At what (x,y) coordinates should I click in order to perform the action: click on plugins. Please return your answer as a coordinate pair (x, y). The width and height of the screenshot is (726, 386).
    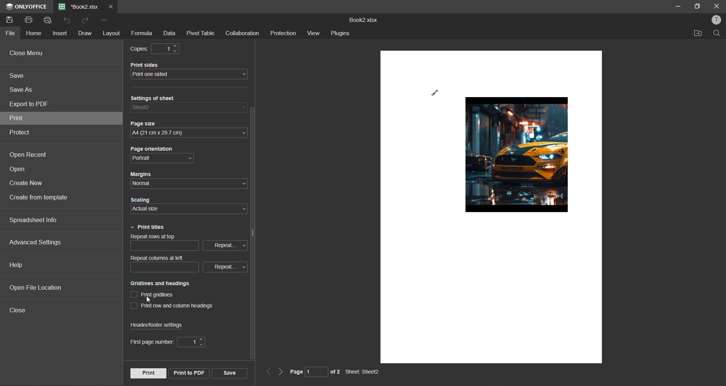
    Looking at the image, I should click on (340, 33).